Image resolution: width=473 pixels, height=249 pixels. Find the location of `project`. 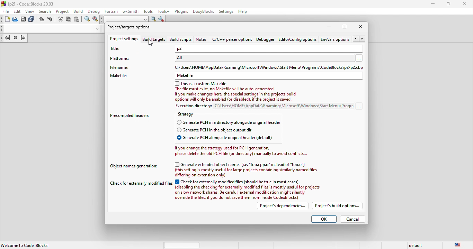

project is located at coordinates (62, 11).